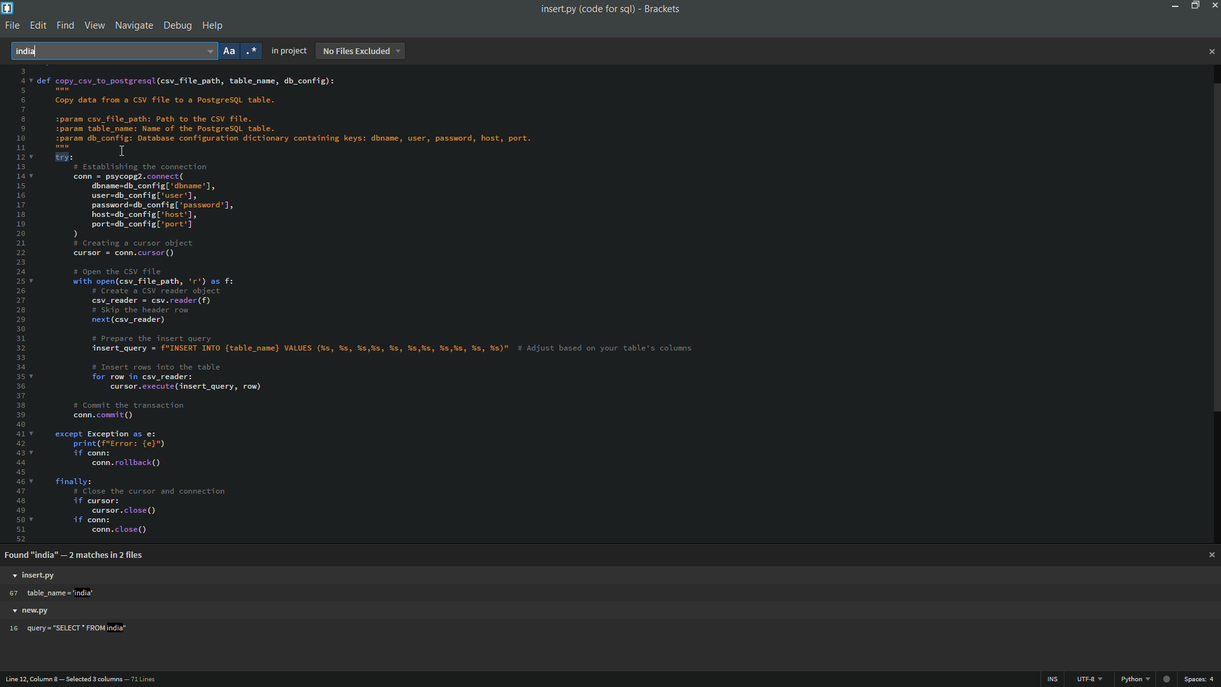  I want to click on text position, so click(67, 629).